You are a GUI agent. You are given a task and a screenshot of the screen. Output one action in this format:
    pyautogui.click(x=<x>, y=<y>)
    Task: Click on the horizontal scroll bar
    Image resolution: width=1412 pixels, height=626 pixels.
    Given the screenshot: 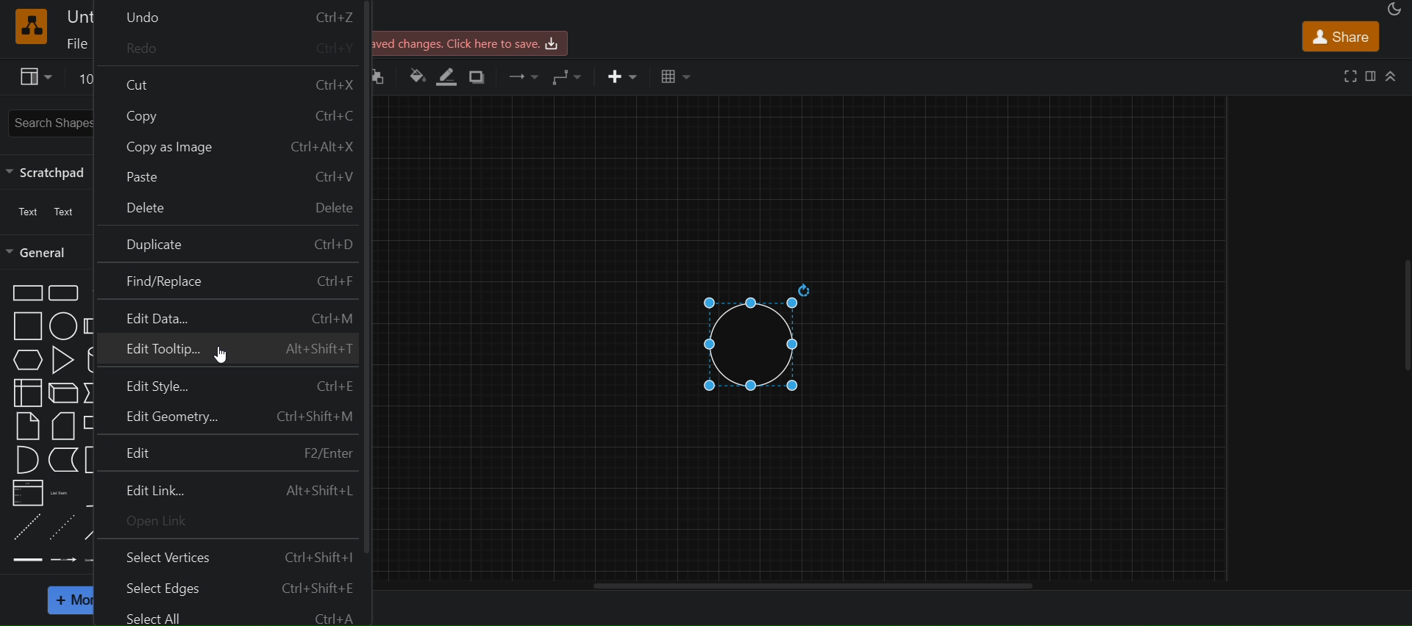 What is the action you would take?
    pyautogui.click(x=812, y=586)
    